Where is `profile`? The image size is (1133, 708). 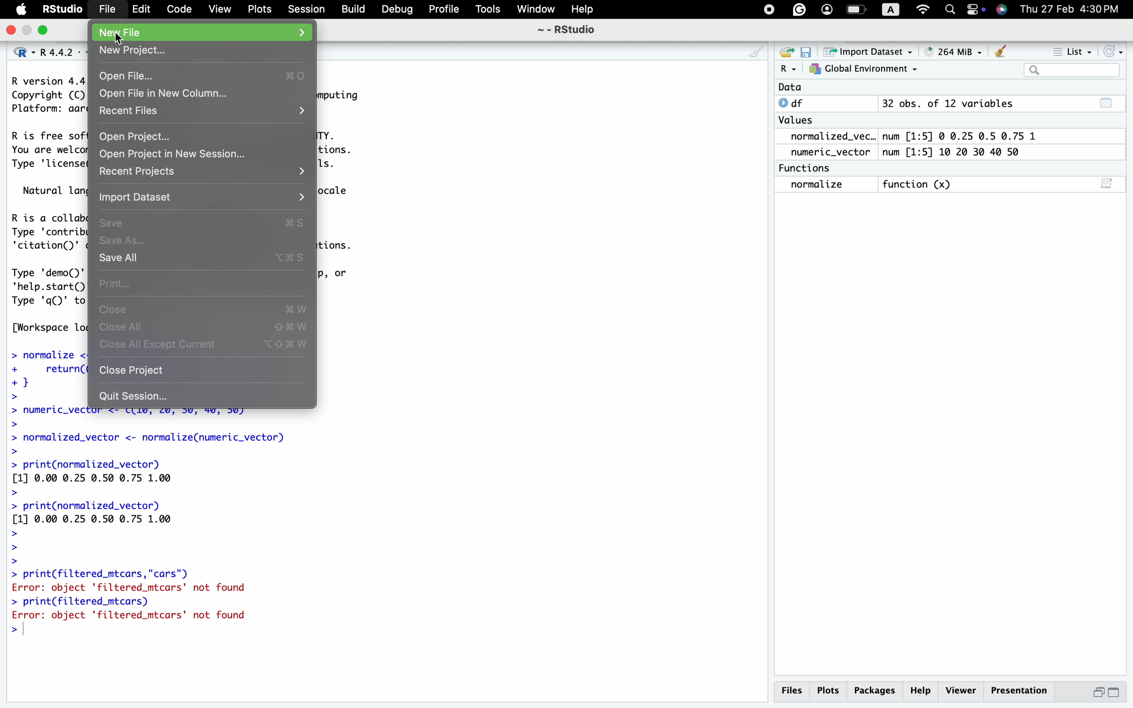
profile is located at coordinates (443, 10).